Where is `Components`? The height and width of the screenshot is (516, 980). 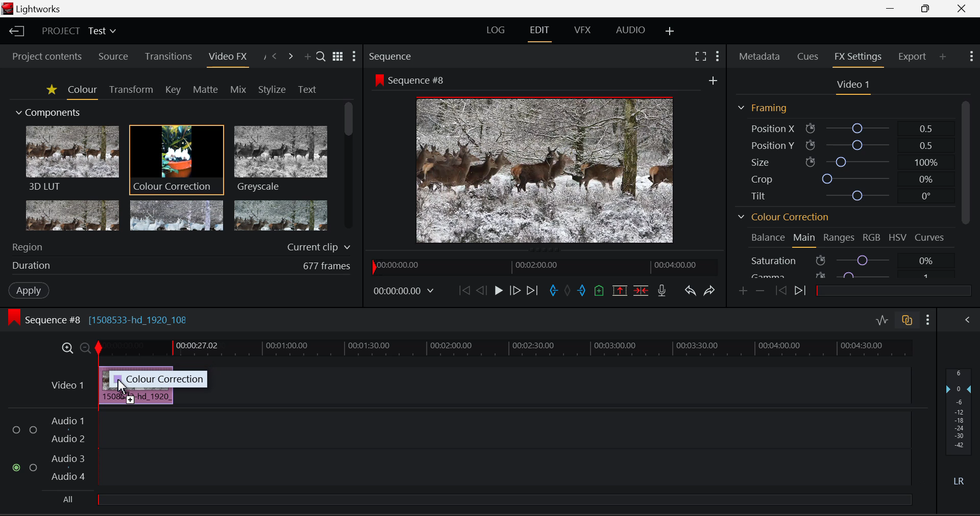 Components is located at coordinates (50, 113).